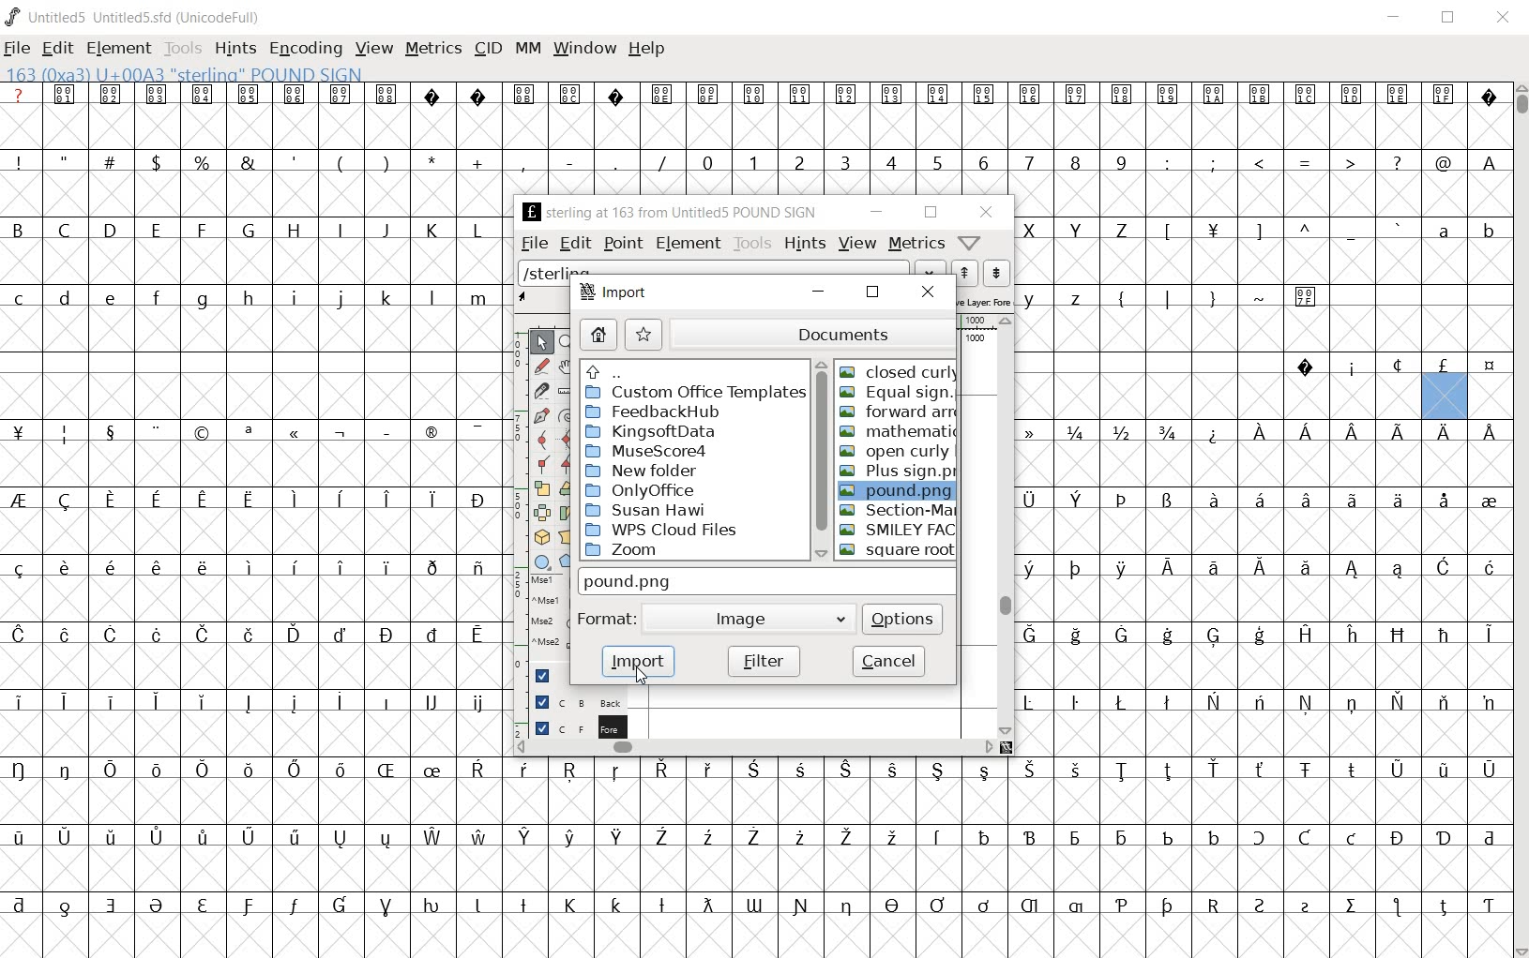  I want to click on Symbol, so click(528, 770).